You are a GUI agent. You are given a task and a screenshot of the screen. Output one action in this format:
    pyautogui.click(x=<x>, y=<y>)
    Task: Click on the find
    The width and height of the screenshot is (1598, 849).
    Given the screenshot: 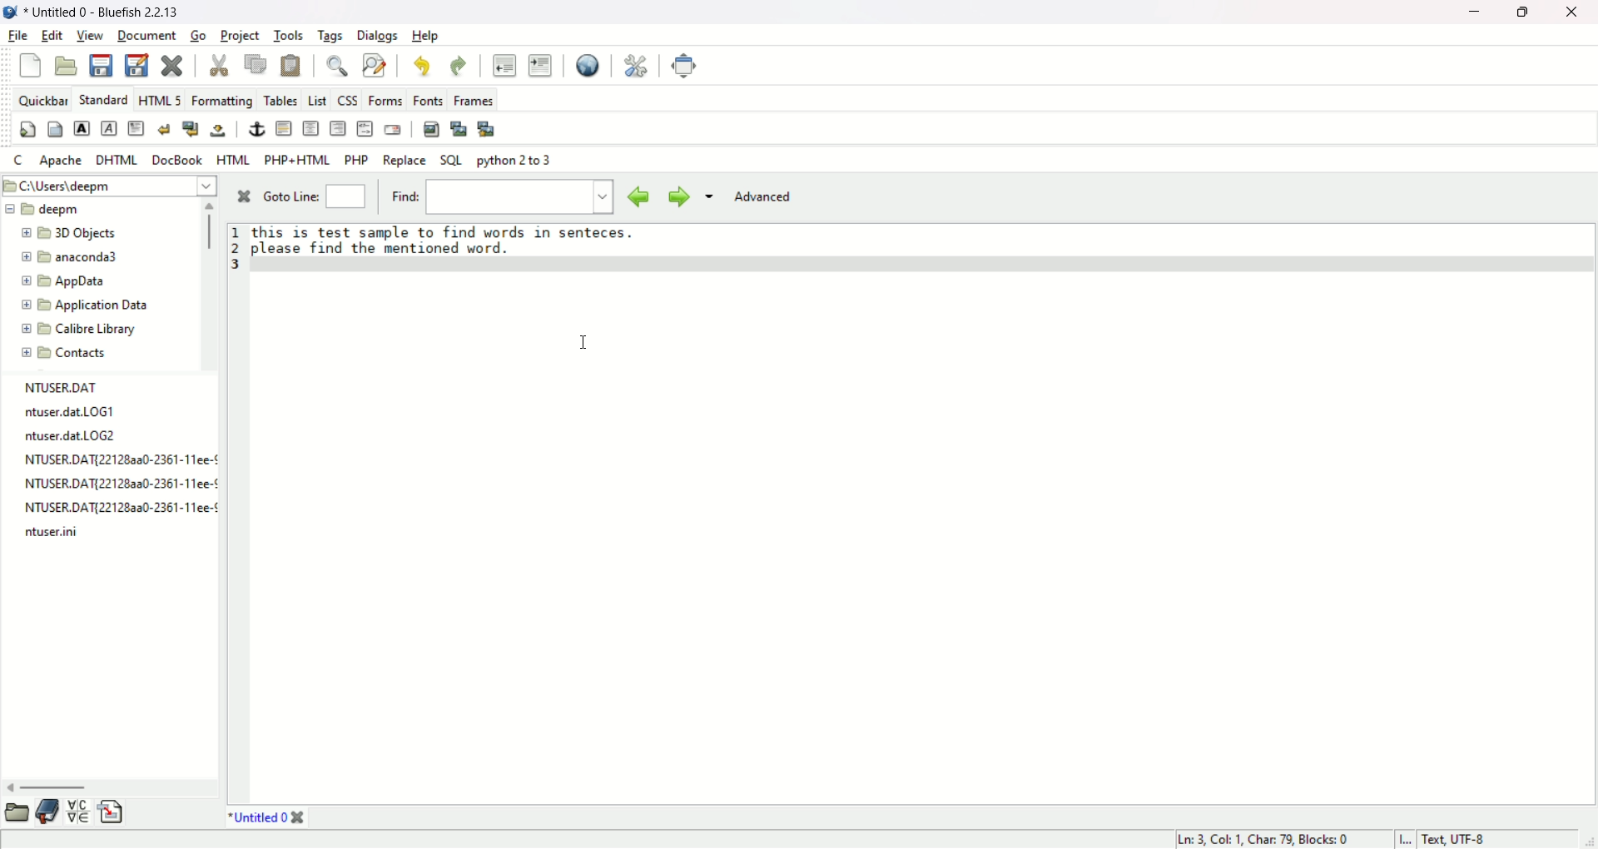 What is the action you would take?
    pyautogui.click(x=520, y=197)
    